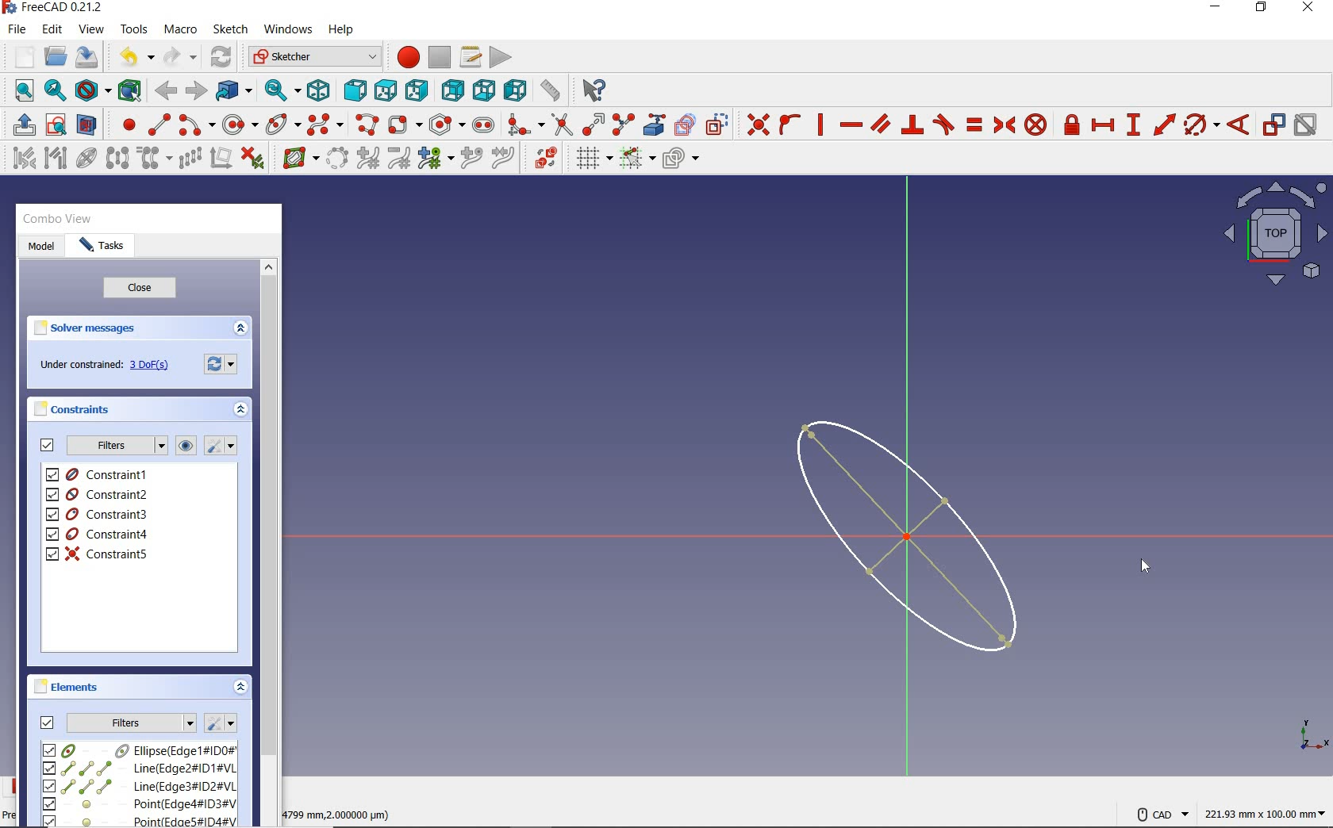  Describe the element at coordinates (139, 786) in the screenshot. I see `element3` at that location.